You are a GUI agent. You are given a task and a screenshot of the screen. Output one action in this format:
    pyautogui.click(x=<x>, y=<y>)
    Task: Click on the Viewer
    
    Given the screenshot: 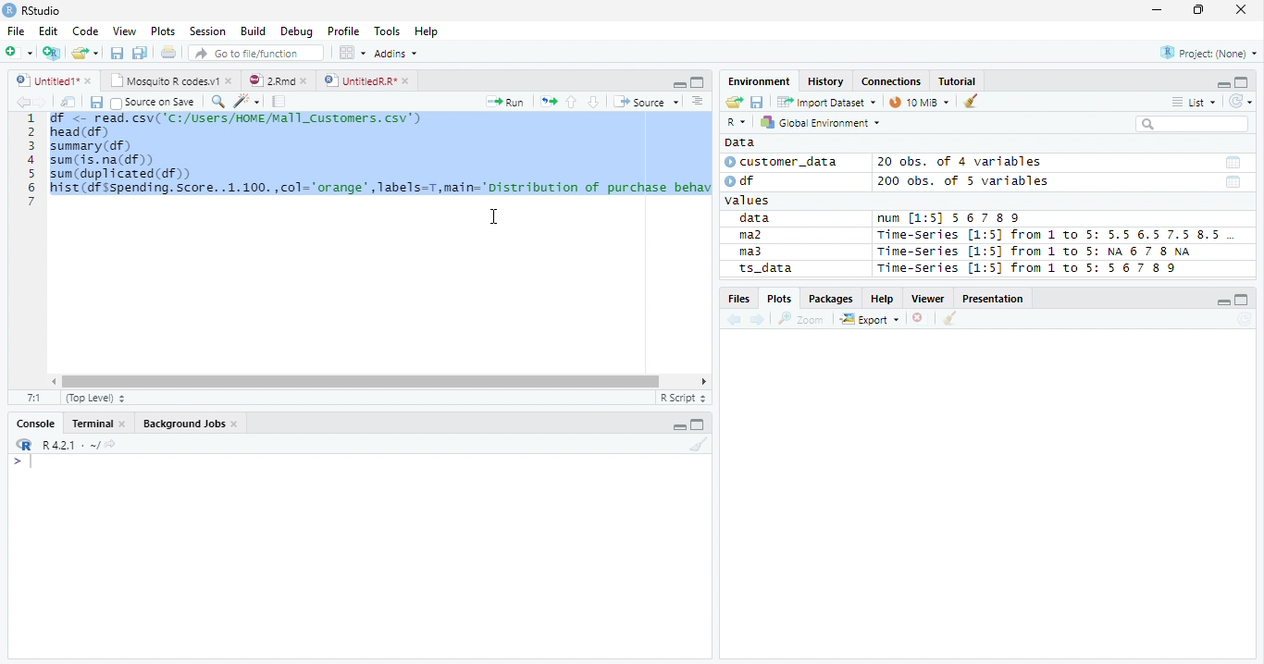 What is the action you would take?
    pyautogui.click(x=931, y=299)
    